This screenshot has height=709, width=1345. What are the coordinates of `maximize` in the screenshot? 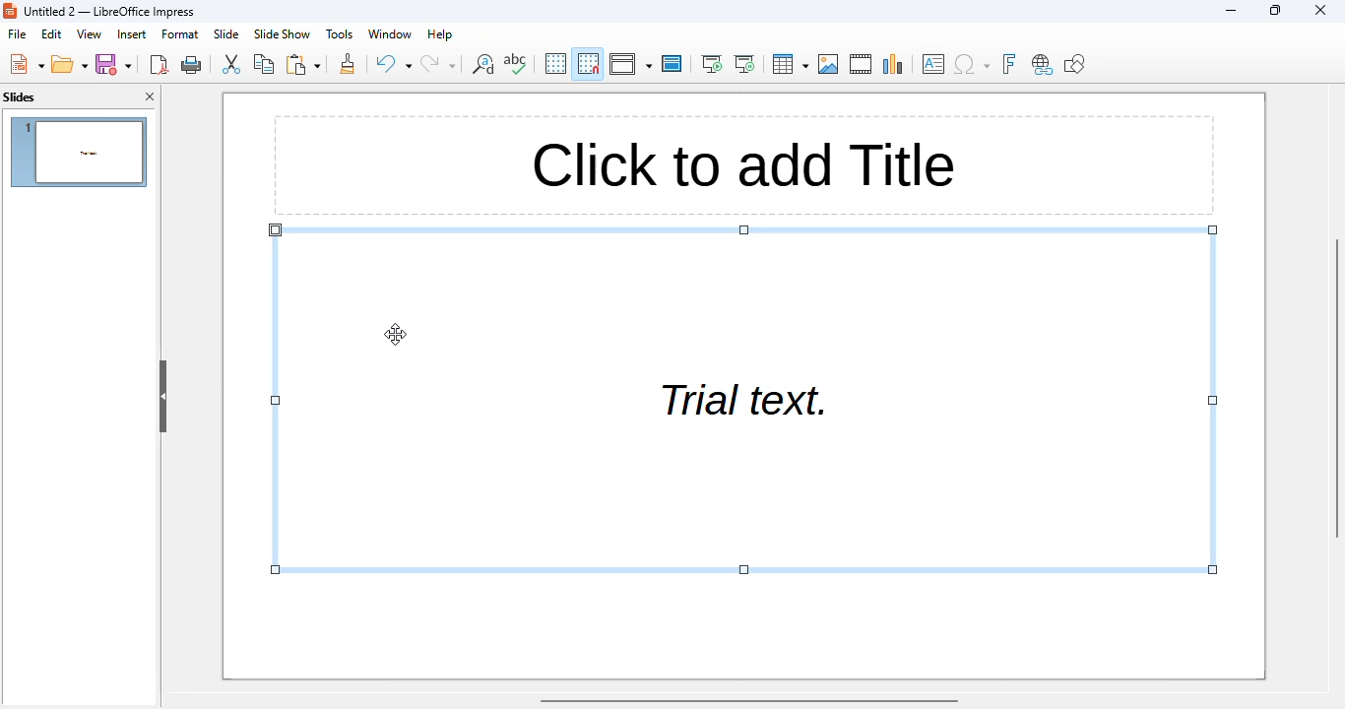 It's located at (1277, 10).